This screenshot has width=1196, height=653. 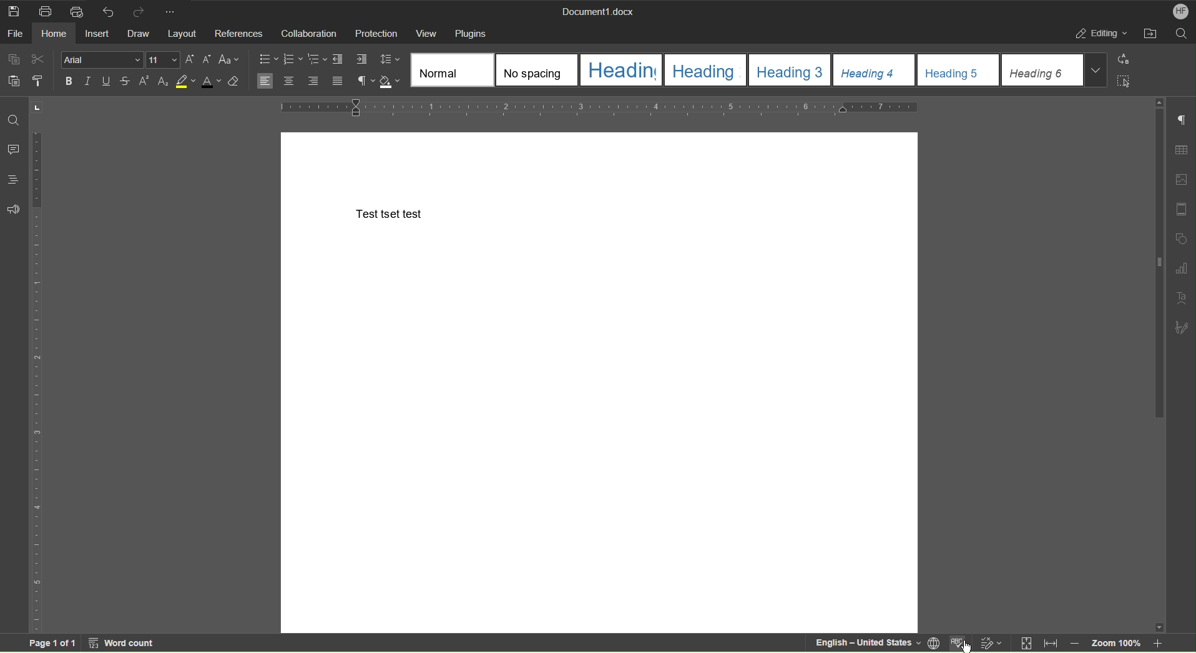 What do you see at coordinates (1049, 645) in the screenshot?
I see `Fit to Width` at bounding box center [1049, 645].